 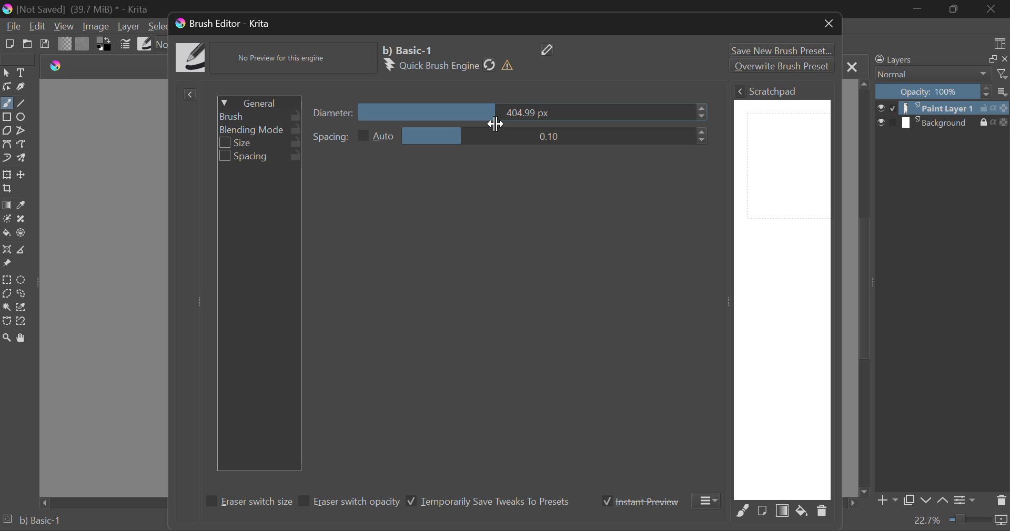 I want to click on Fill area with current Image, so click(x=762, y=511).